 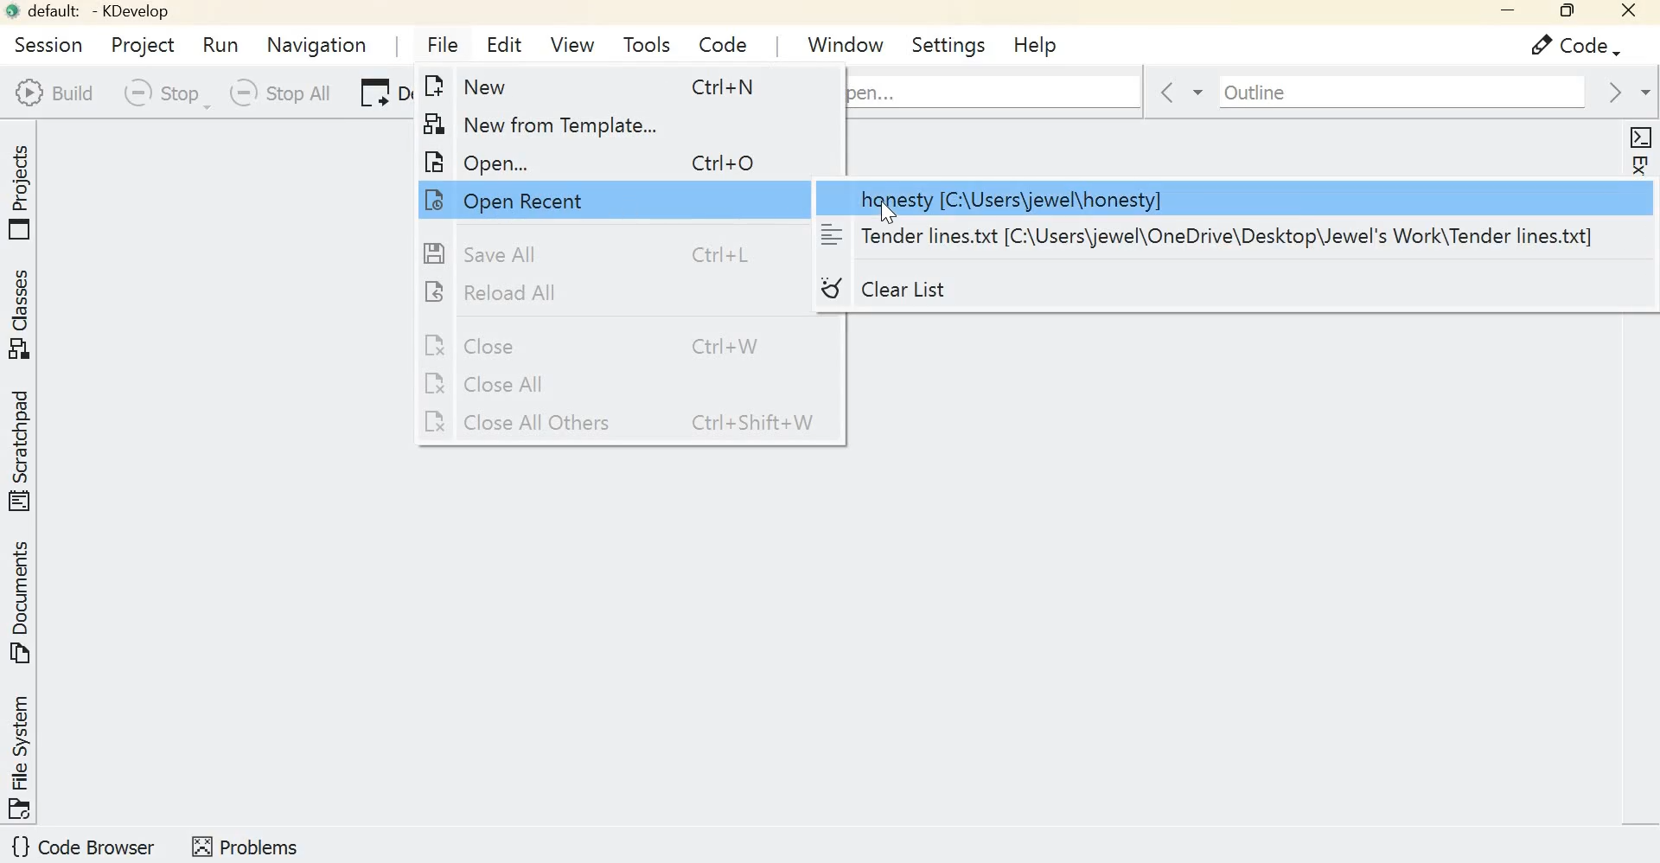 What do you see at coordinates (598, 122) in the screenshot?
I see `New from template` at bounding box center [598, 122].